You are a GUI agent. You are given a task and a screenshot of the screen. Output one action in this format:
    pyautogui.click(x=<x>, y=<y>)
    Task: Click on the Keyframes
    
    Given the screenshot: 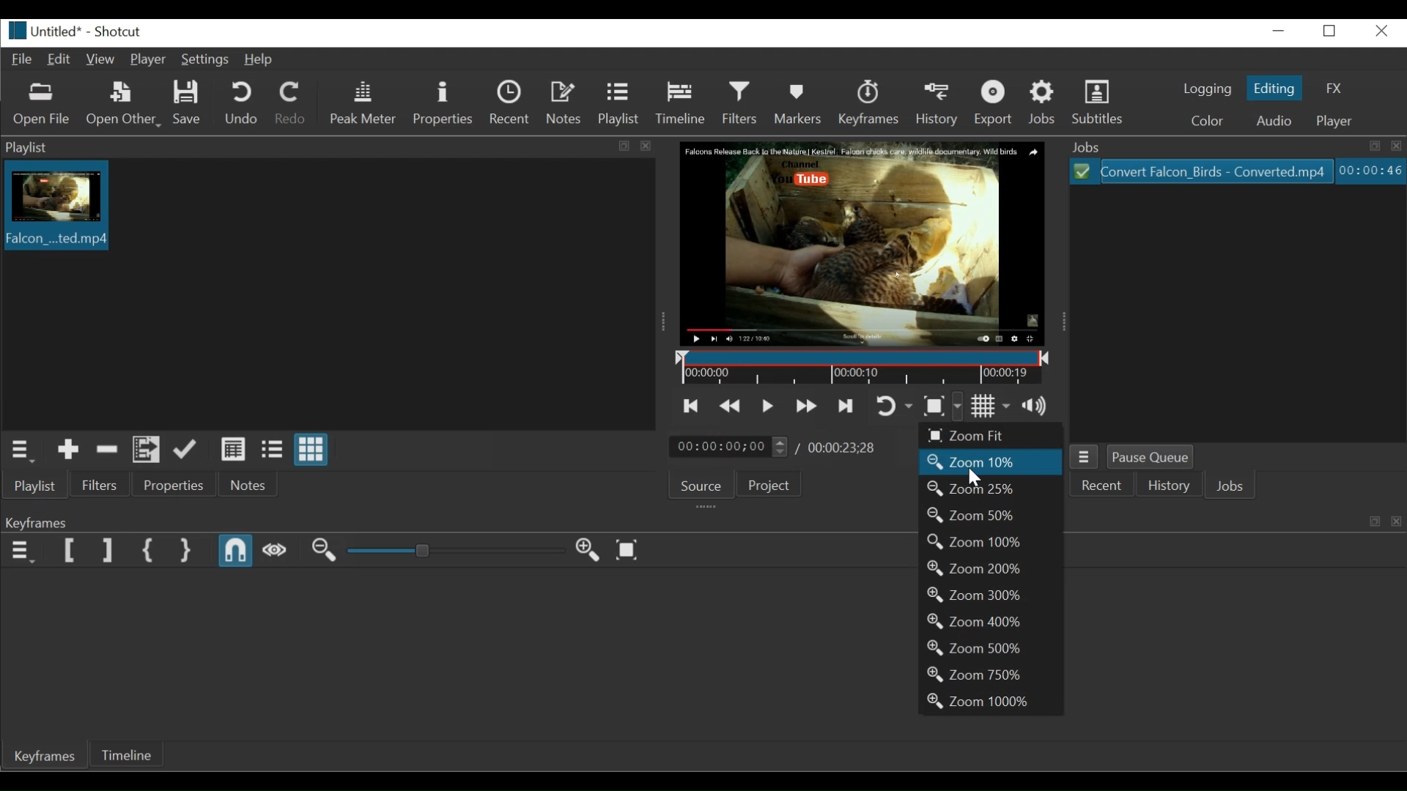 What is the action you would take?
    pyautogui.click(x=70, y=519)
    